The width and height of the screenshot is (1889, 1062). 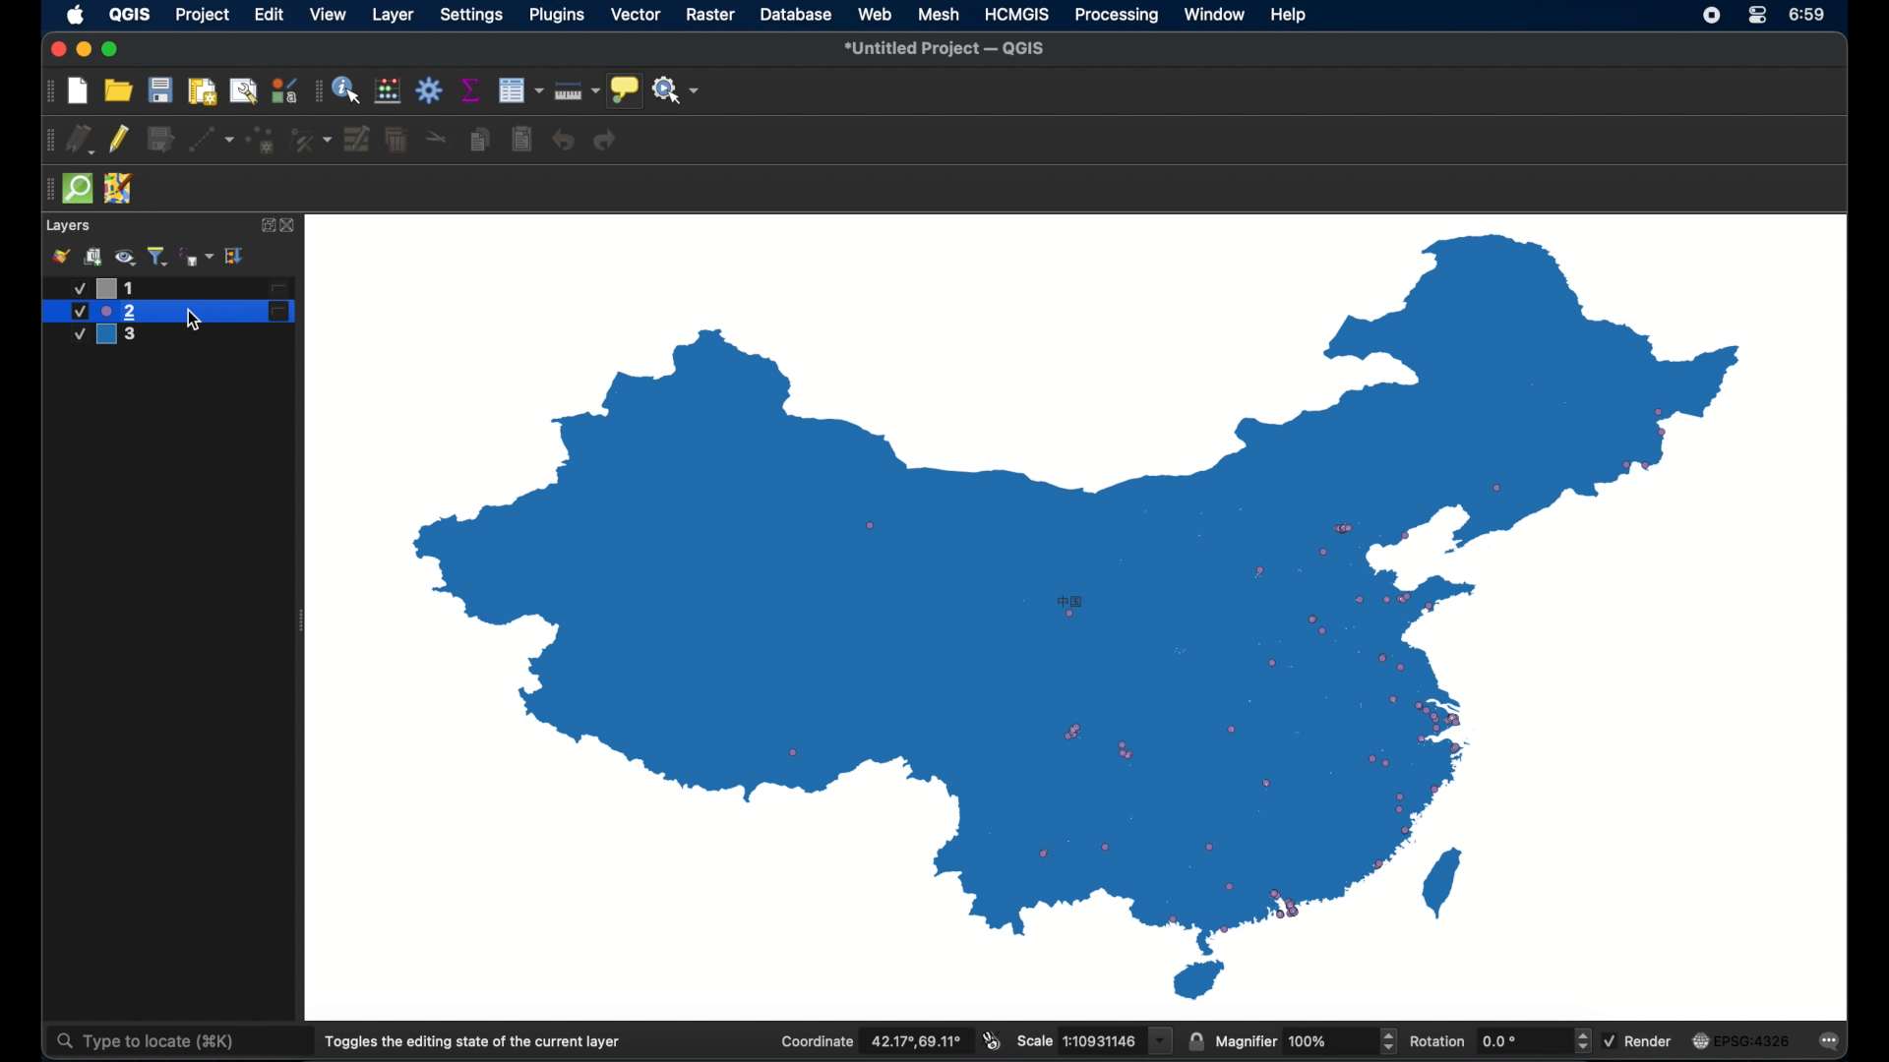 I want to click on drag handle, so click(x=46, y=90).